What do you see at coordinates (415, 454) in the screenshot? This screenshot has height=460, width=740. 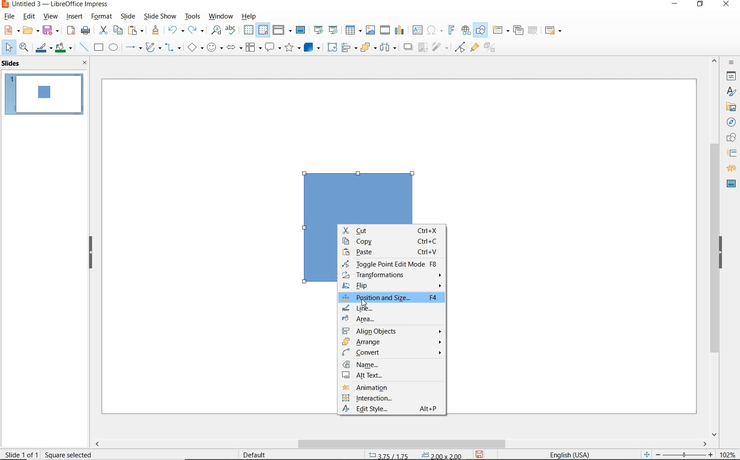 I see `position and size` at bounding box center [415, 454].